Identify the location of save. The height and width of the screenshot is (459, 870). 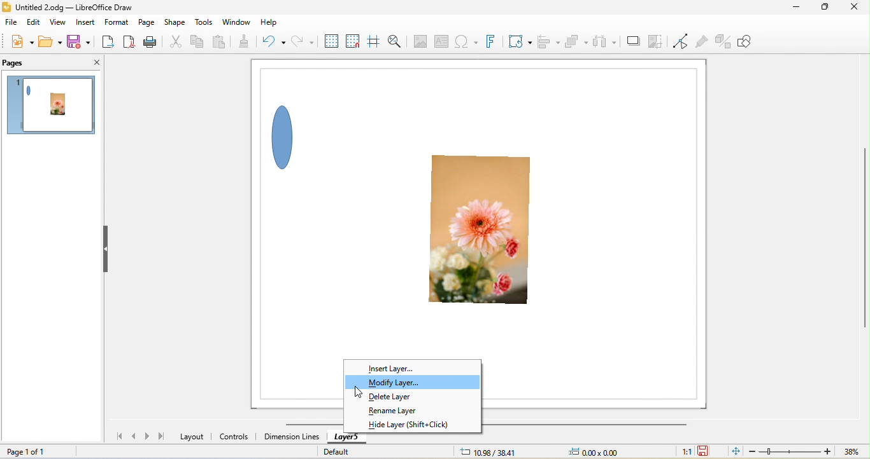
(77, 41).